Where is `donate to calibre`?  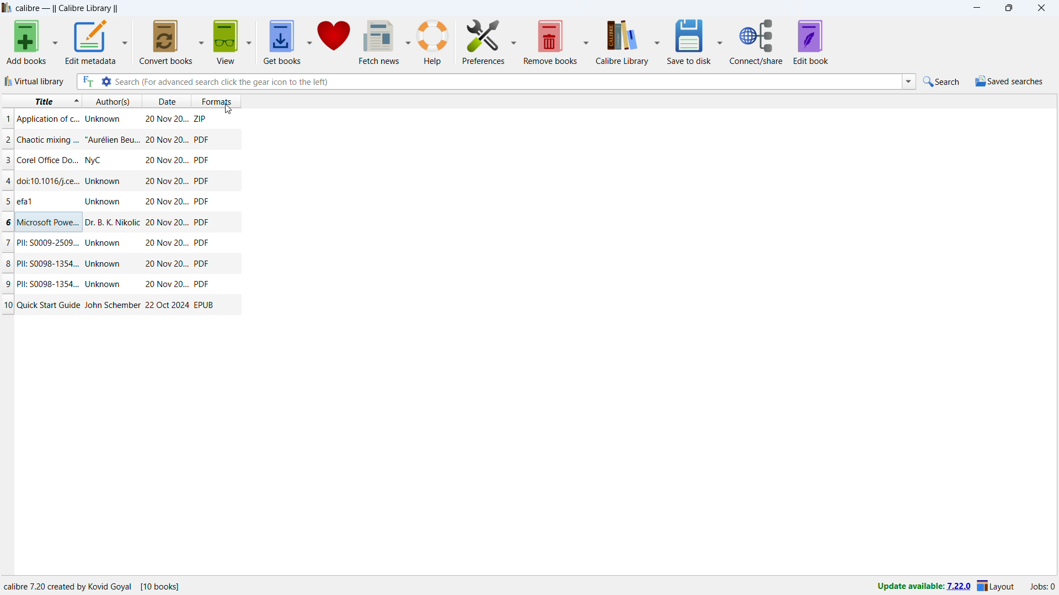 donate to calibre is located at coordinates (334, 41).